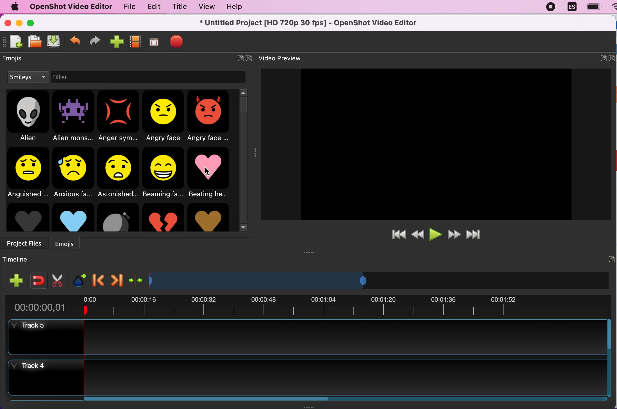  Describe the element at coordinates (478, 232) in the screenshot. I see `jump to end` at that location.